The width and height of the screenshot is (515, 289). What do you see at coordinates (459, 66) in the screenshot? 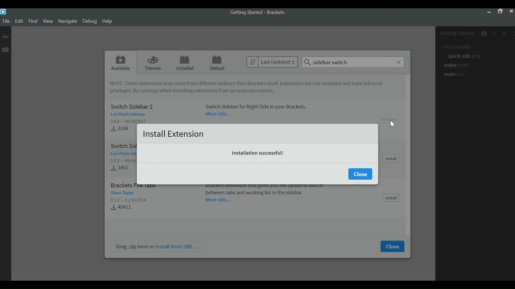
I see `html navigation` at bounding box center [459, 66].